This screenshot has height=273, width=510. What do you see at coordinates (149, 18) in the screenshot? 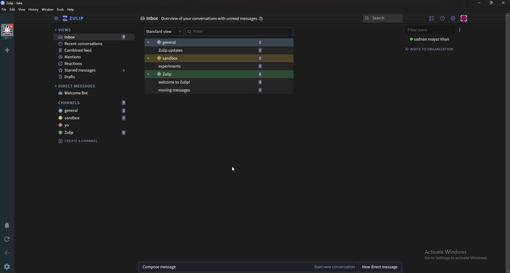
I see `Inbox` at bounding box center [149, 18].